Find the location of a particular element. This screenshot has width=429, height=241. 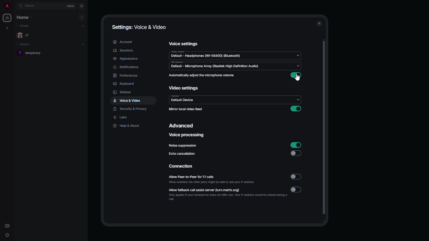

drop down is located at coordinates (297, 99).